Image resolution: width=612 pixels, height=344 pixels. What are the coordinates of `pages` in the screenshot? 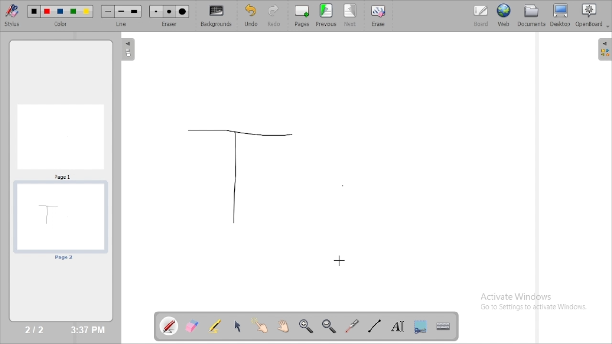 It's located at (302, 15).